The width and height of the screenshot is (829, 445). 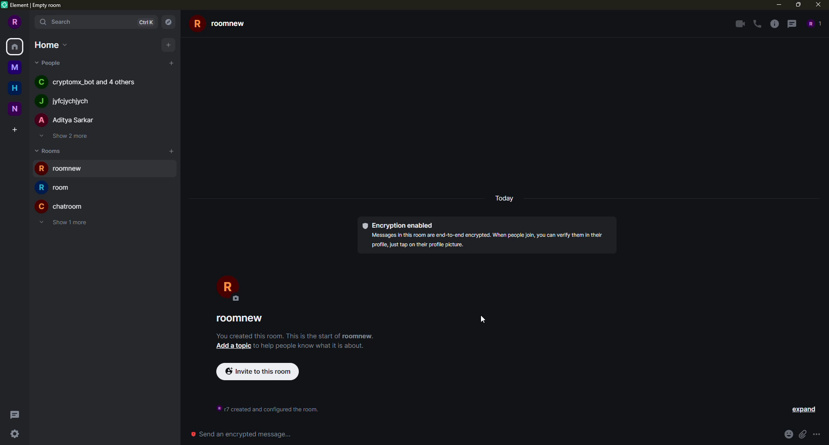 I want to click on element, so click(x=32, y=4).